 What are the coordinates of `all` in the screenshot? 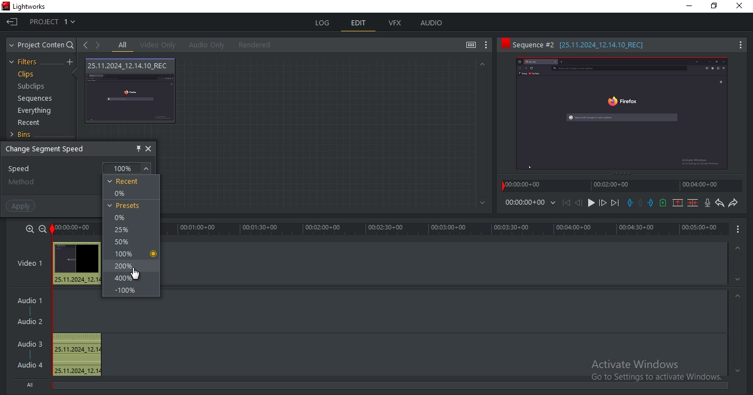 It's located at (122, 46).